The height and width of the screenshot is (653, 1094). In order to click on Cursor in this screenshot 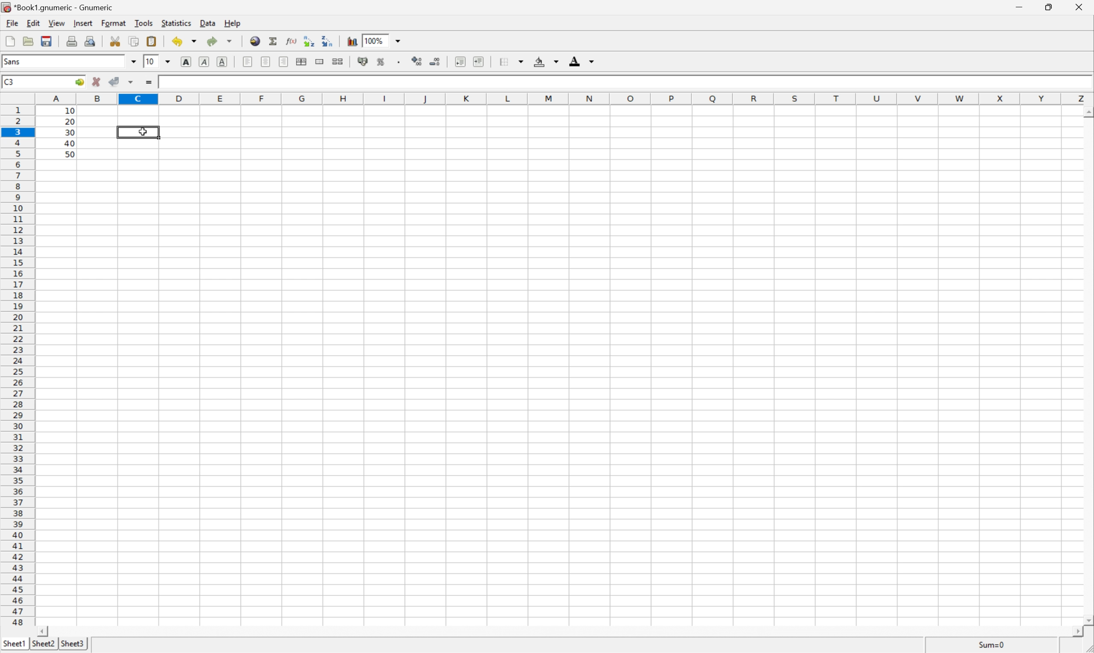, I will do `click(144, 131)`.